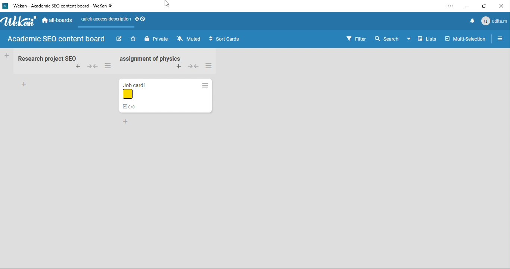 The width and height of the screenshot is (510, 269). I want to click on label color, so click(128, 95).